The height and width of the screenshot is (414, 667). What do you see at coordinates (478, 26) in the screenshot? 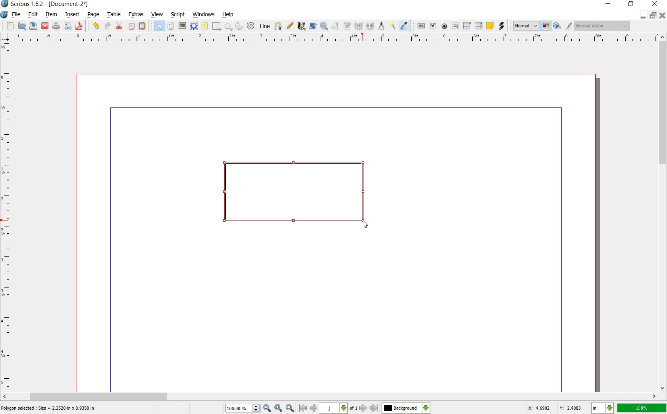
I see `PDF LIST BOX` at bounding box center [478, 26].